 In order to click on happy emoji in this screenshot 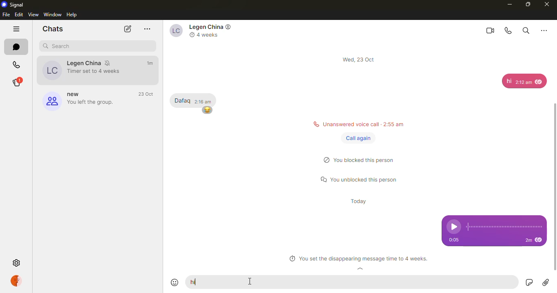, I will do `click(207, 110)`.